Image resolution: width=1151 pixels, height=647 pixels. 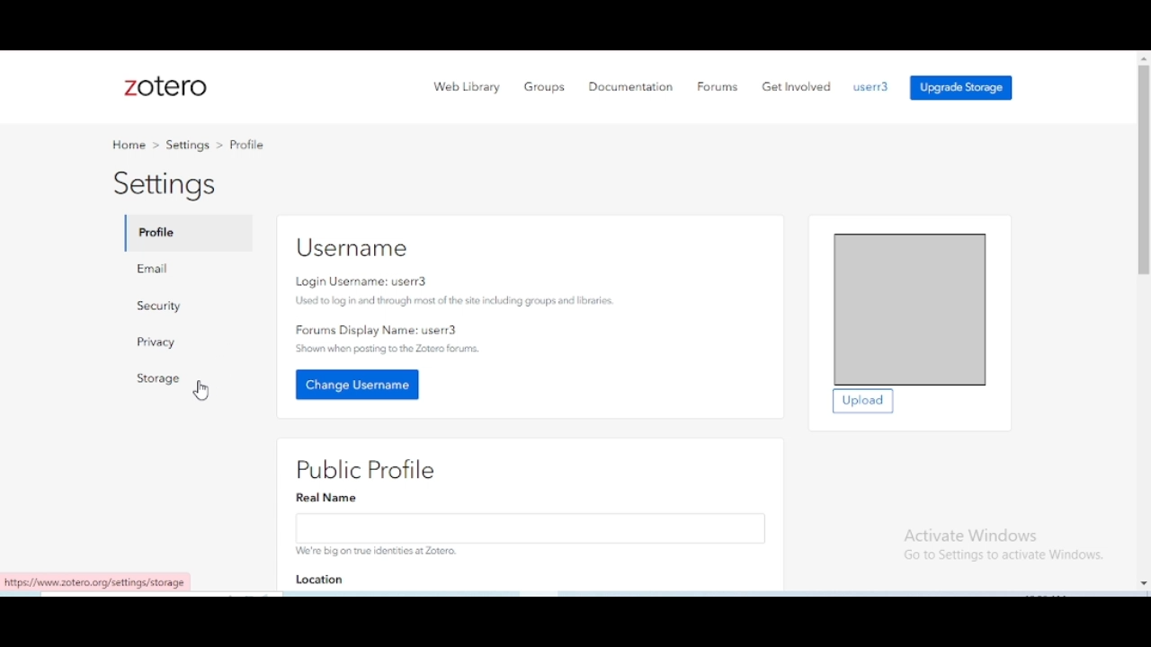 What do you see at coordinates (545, 87) in the screenshot?
I see `groups` at bounding box center [545, 87].